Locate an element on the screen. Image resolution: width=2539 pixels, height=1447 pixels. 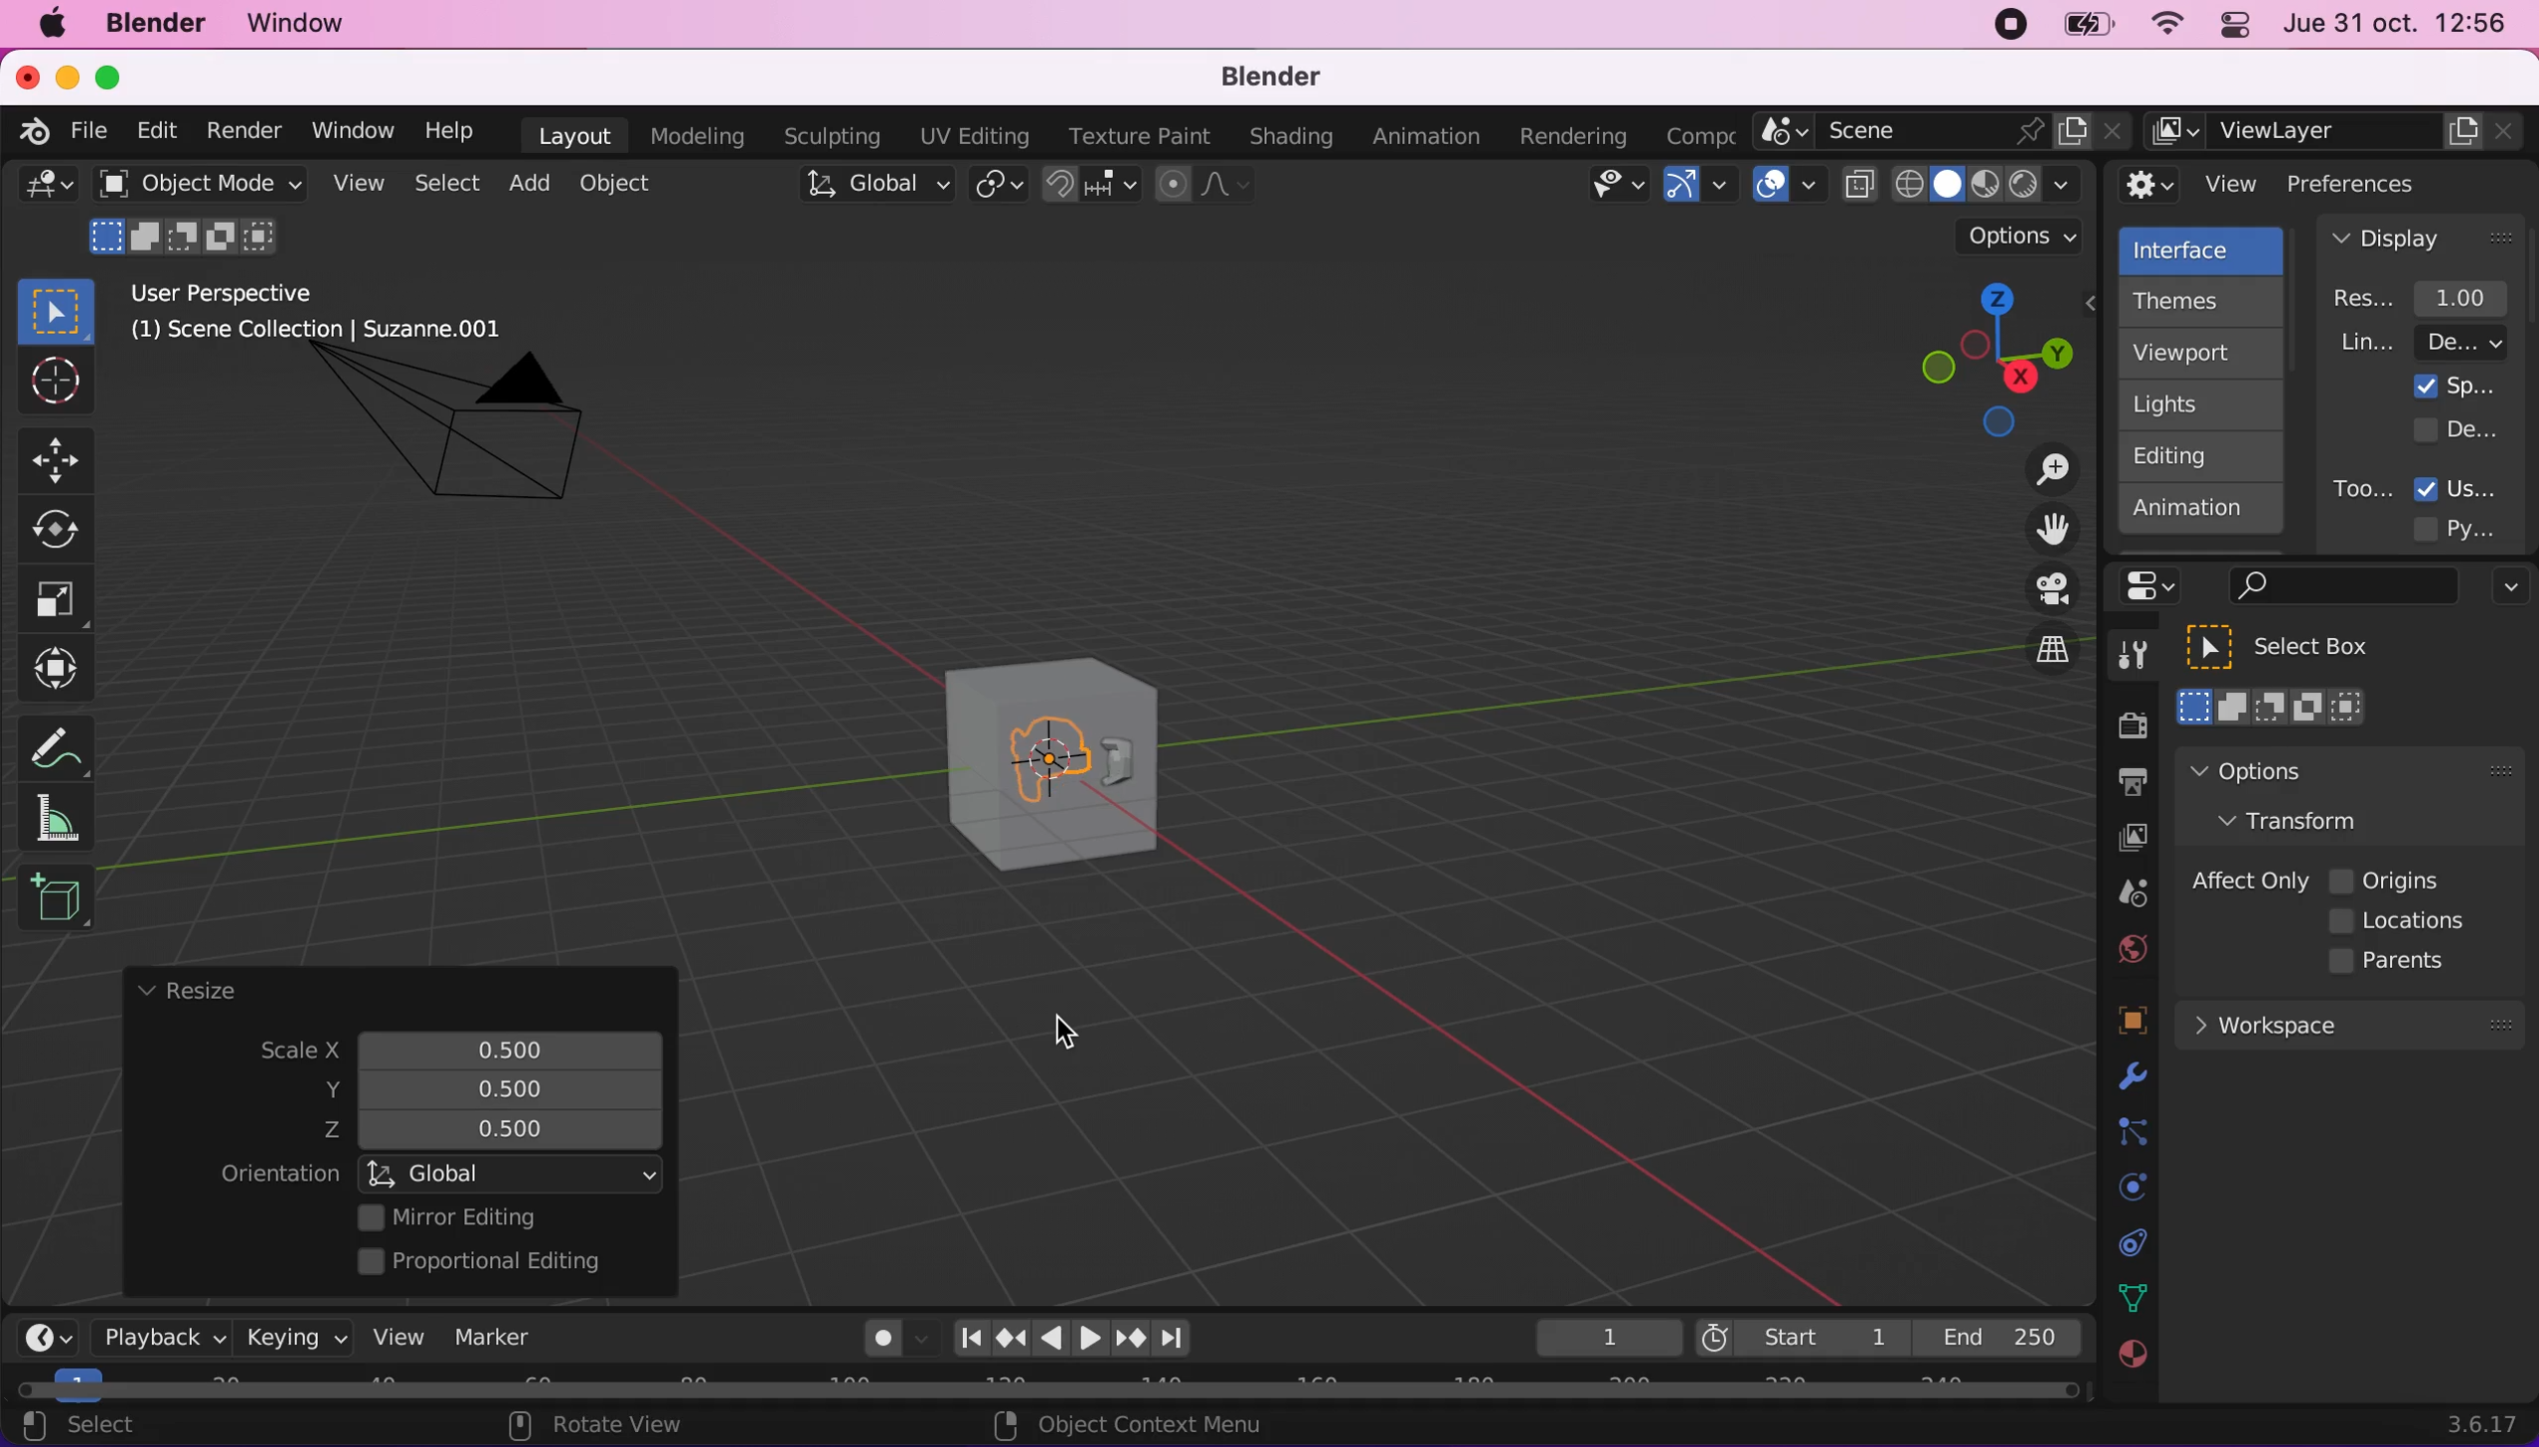
resize is located at coordinates (186, 992).